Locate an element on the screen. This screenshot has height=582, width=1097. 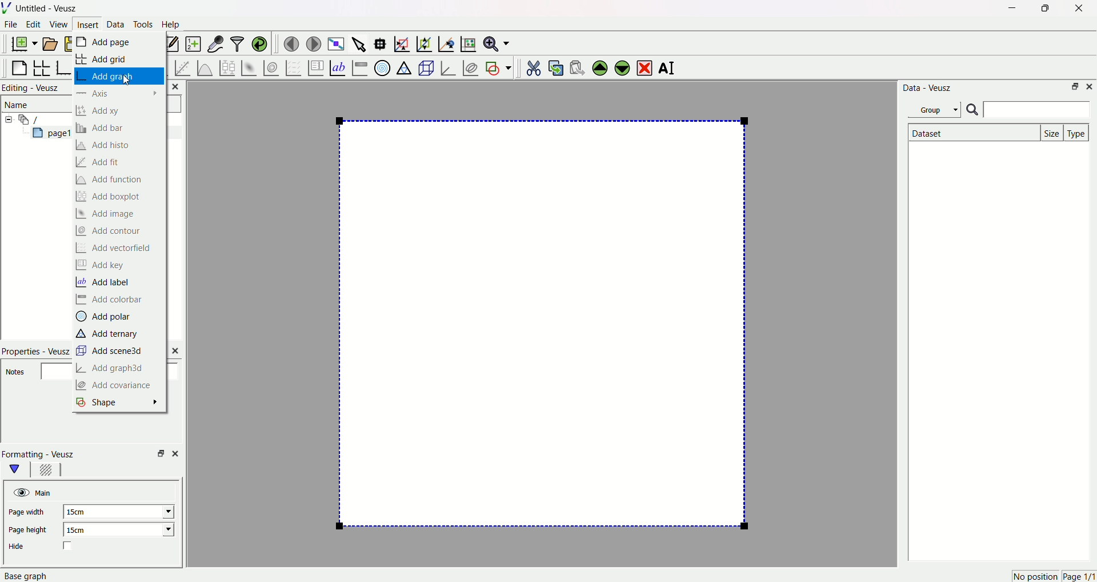
Help is located at coordinates (174, 25).